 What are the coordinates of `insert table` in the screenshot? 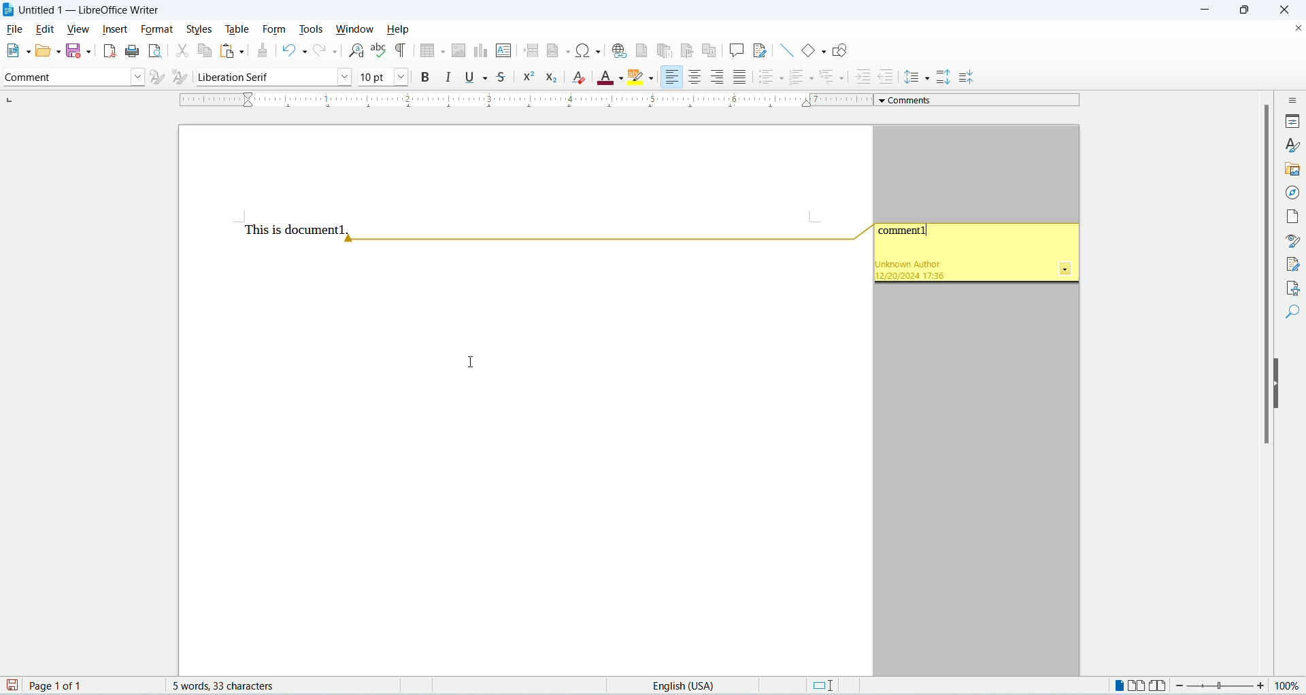 It's located at (433, 50).